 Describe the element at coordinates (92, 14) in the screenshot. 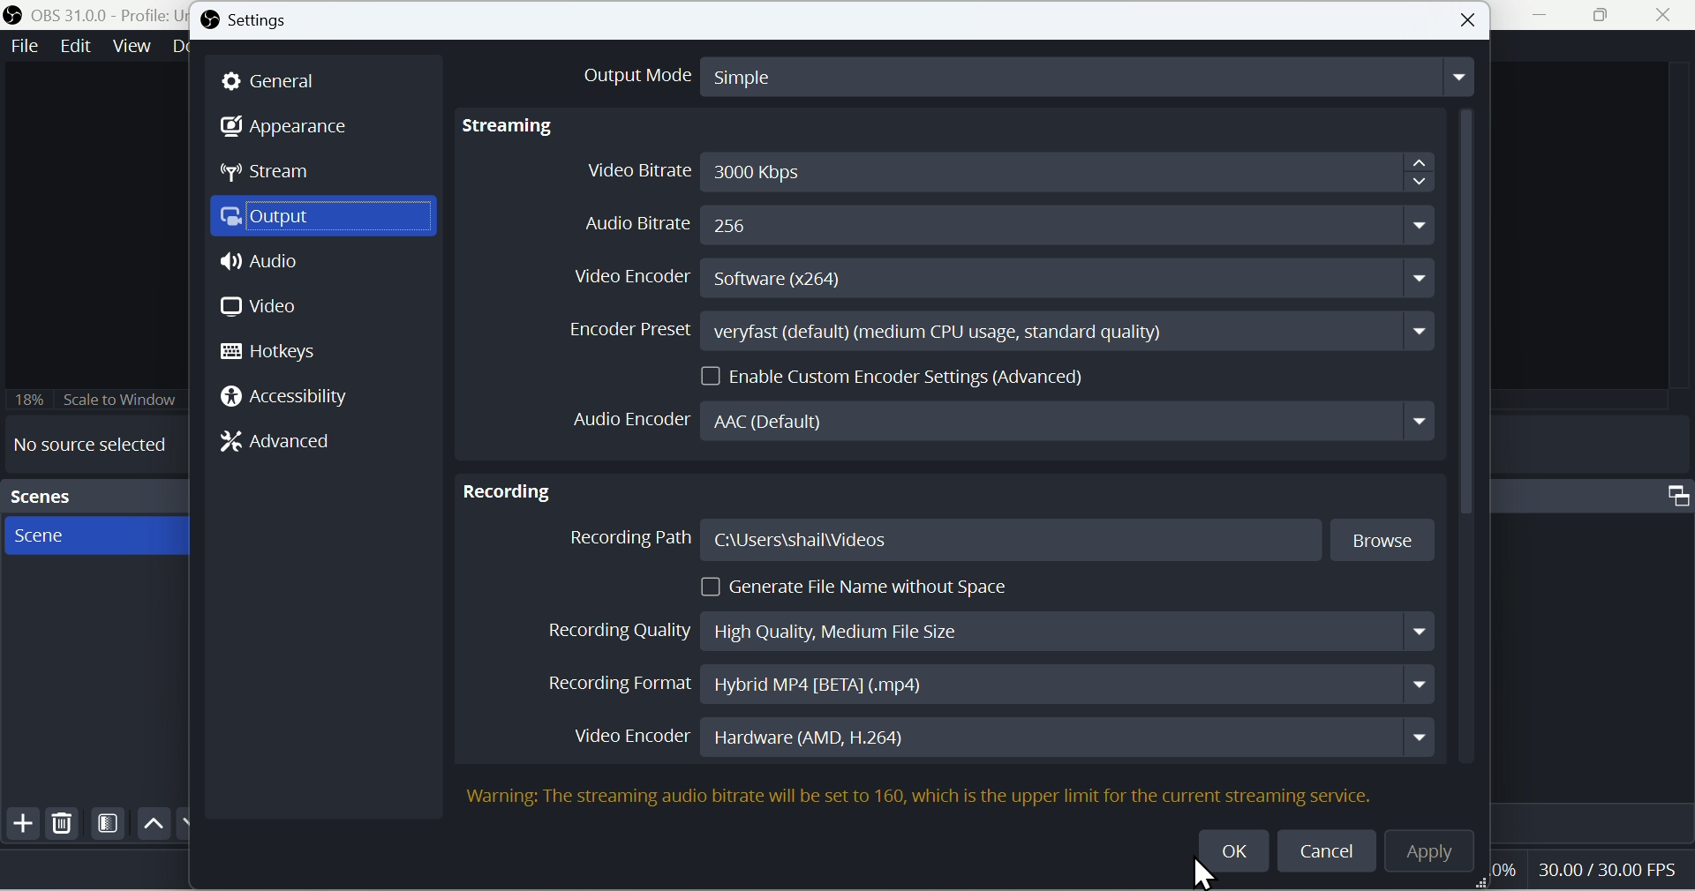

I see `OBS 31.0 .0` at that location.